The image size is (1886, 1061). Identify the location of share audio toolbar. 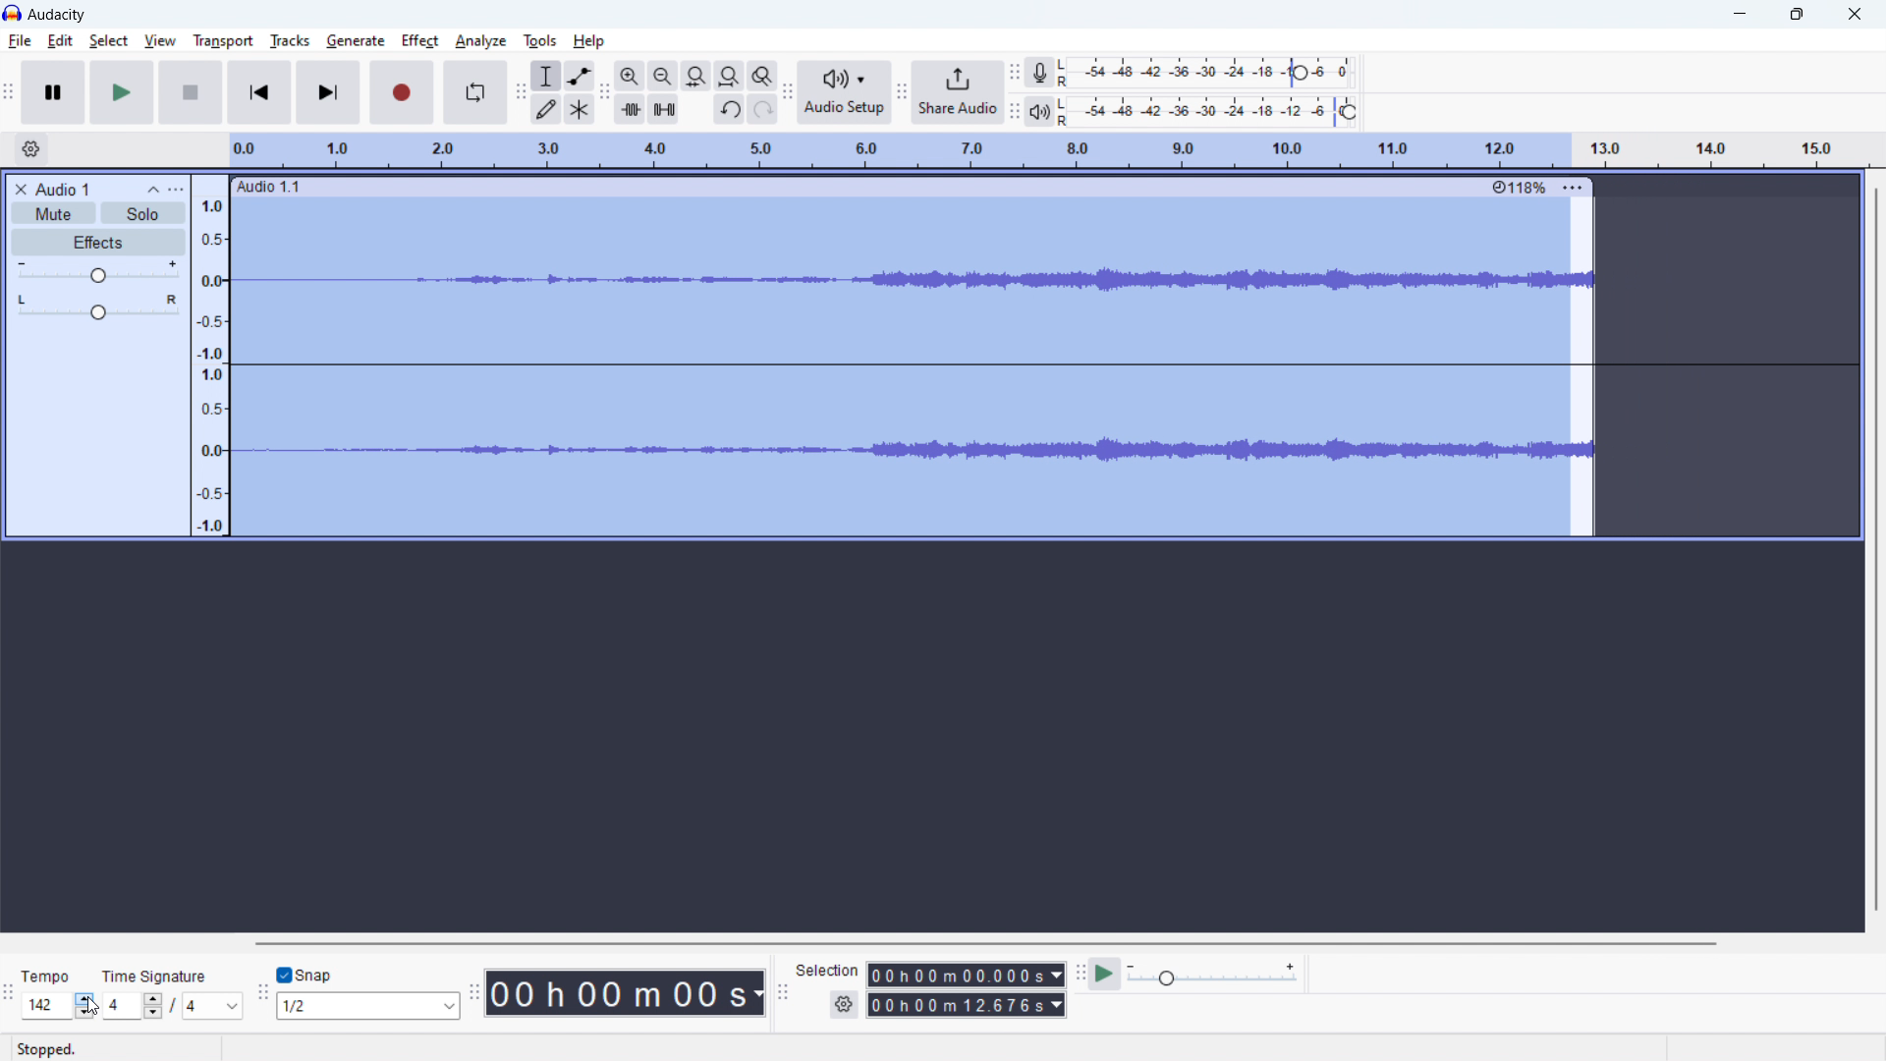
(902, 91).